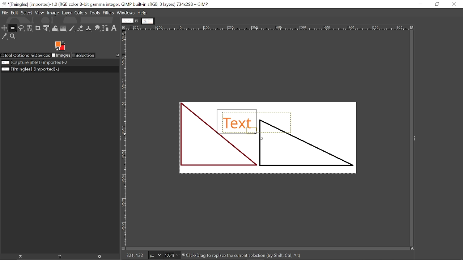  I want to click on Selection, so click(84, 55).